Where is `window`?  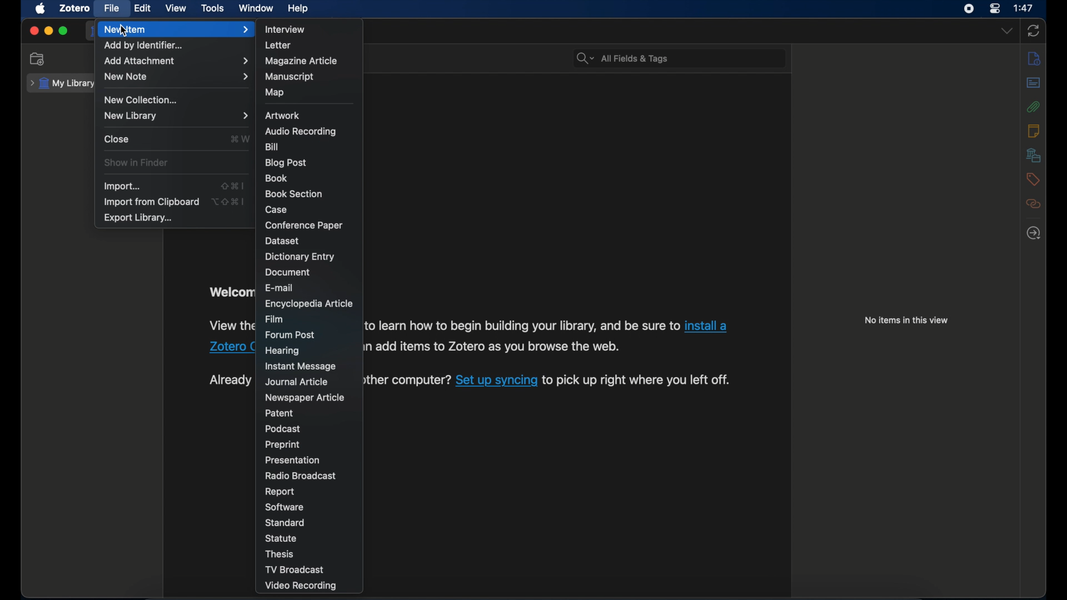 window is located at coordinates (257, 8).